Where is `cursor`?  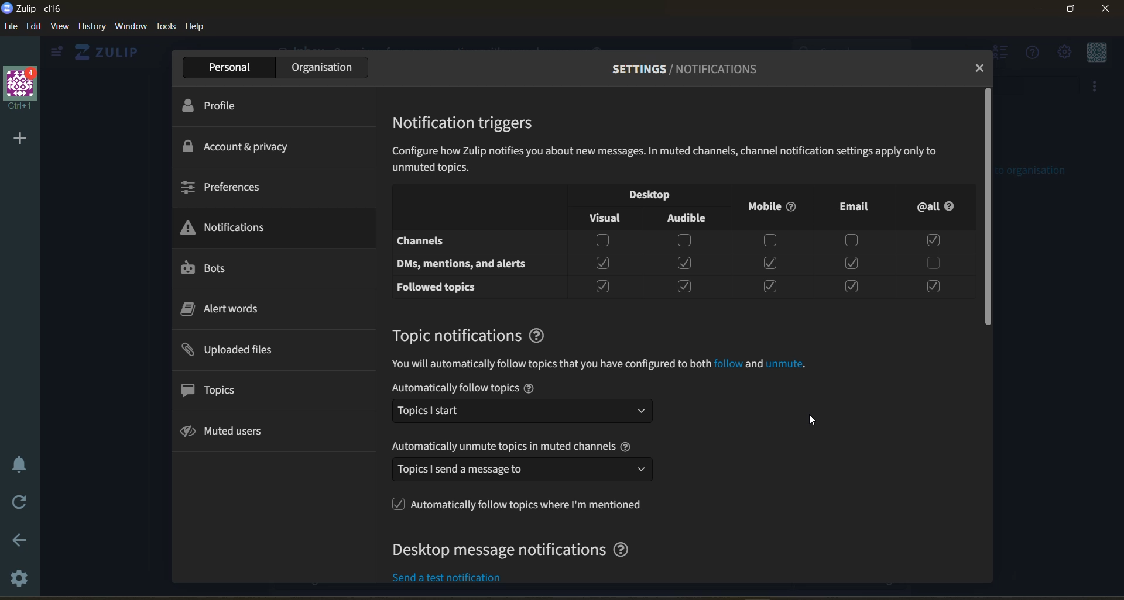
cursor is located at coordinates (813, 418).